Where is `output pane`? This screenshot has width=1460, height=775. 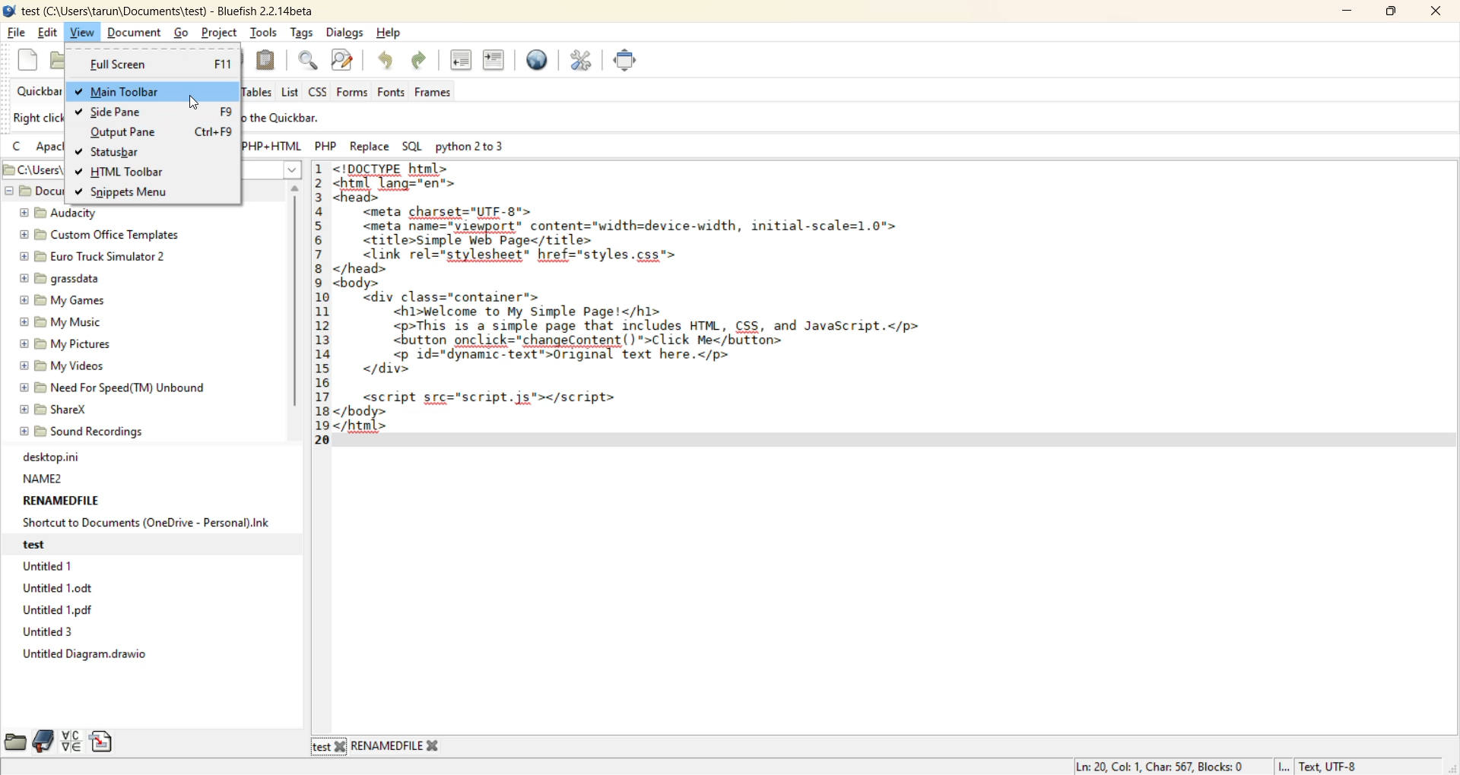 output pane is located at coordinates (128, 134).